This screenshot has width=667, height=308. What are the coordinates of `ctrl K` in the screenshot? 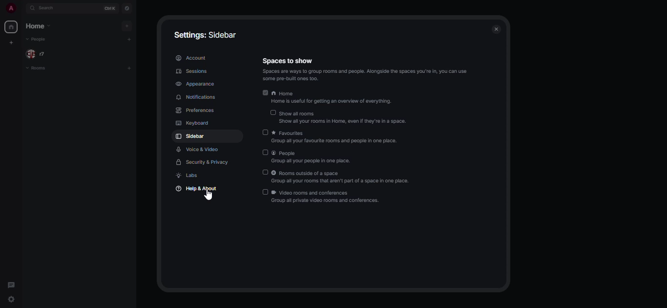 It's located at (109, 7).